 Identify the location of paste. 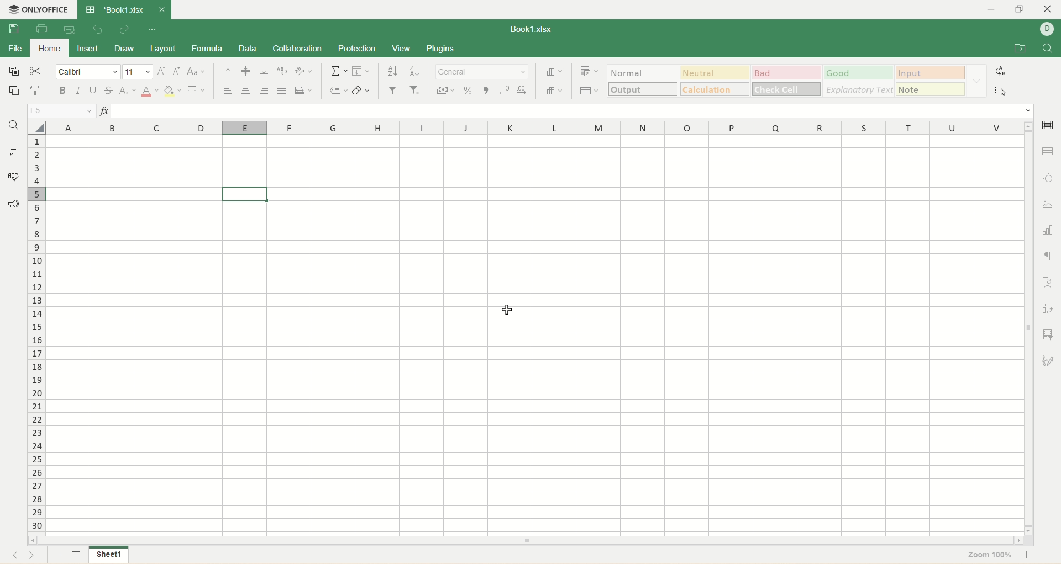
(14, 92).